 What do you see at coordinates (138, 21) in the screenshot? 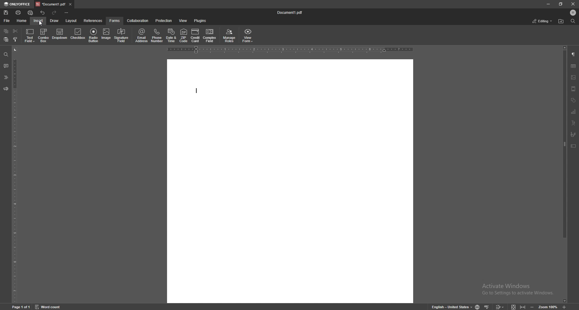
I see `collaboration` at bounding box center [138, 21].